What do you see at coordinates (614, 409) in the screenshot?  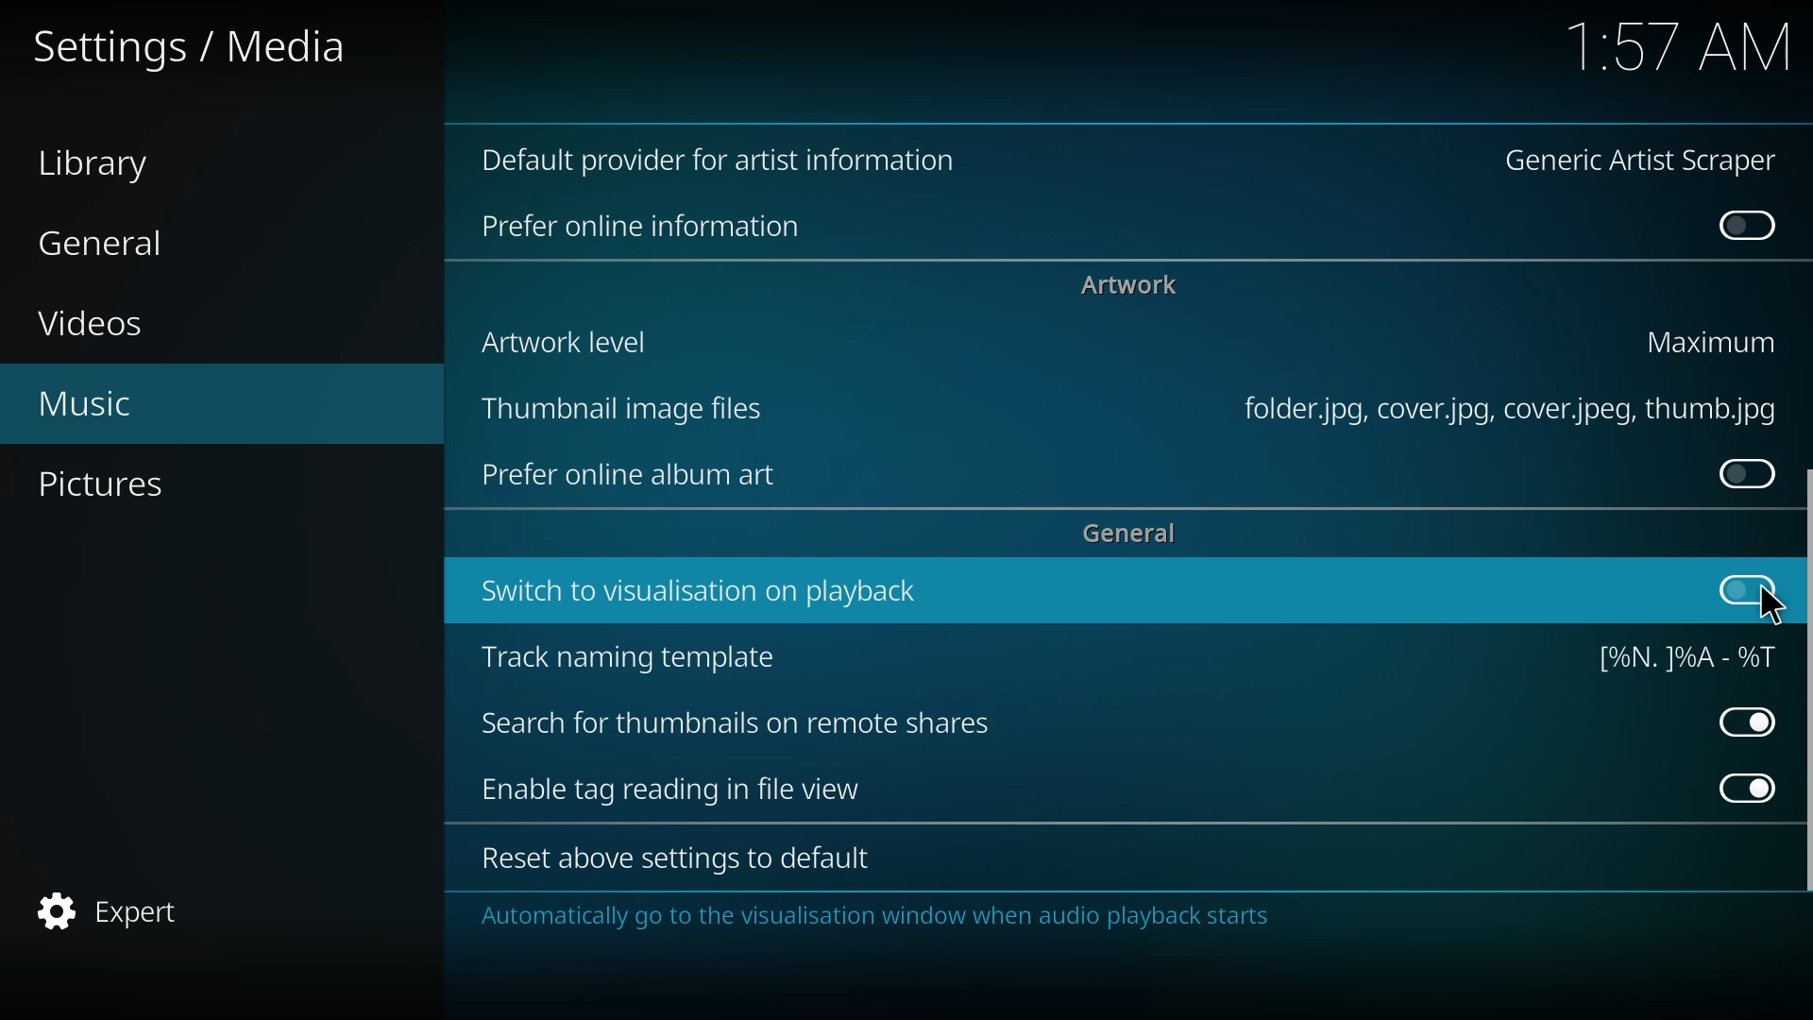 I see `thumbnail image file` at bounding box center [614, 409].